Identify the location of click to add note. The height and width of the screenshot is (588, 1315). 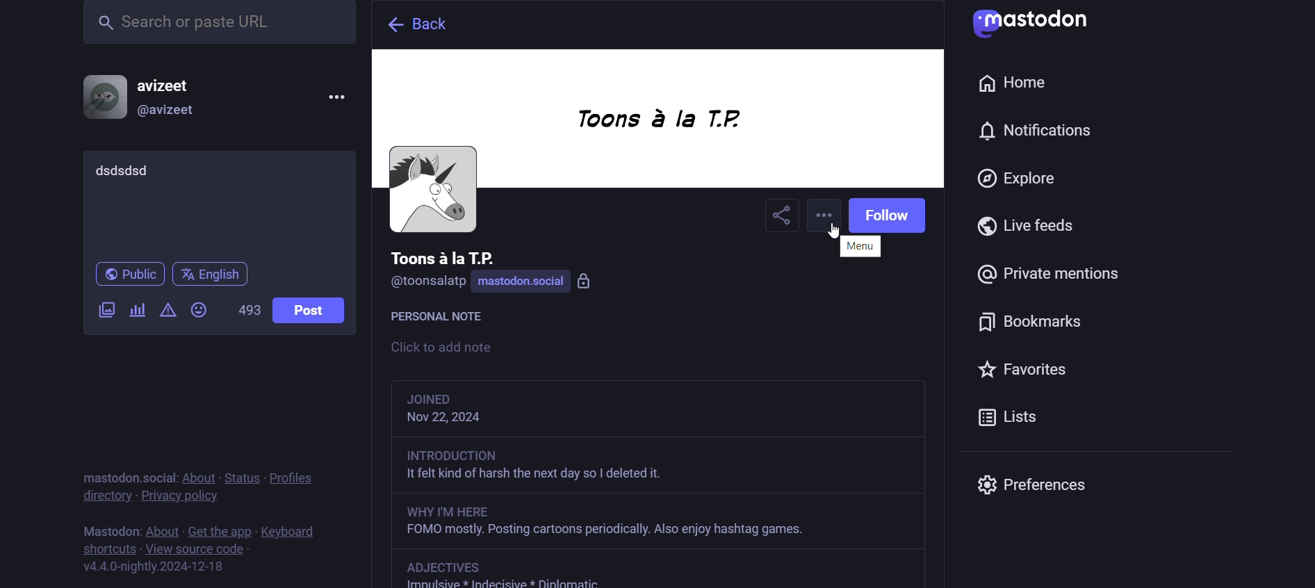
(477, 349).